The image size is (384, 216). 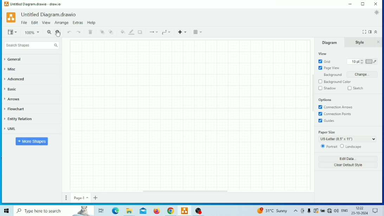 What do you see at coordinates (115, 211) in the screenshot?
I see `Microsoft Edge` at bounding box center [115, 211].